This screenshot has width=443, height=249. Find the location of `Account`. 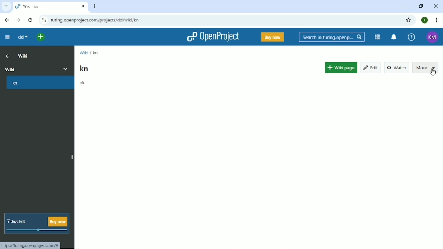

Account is located at coordinates (425, 20).